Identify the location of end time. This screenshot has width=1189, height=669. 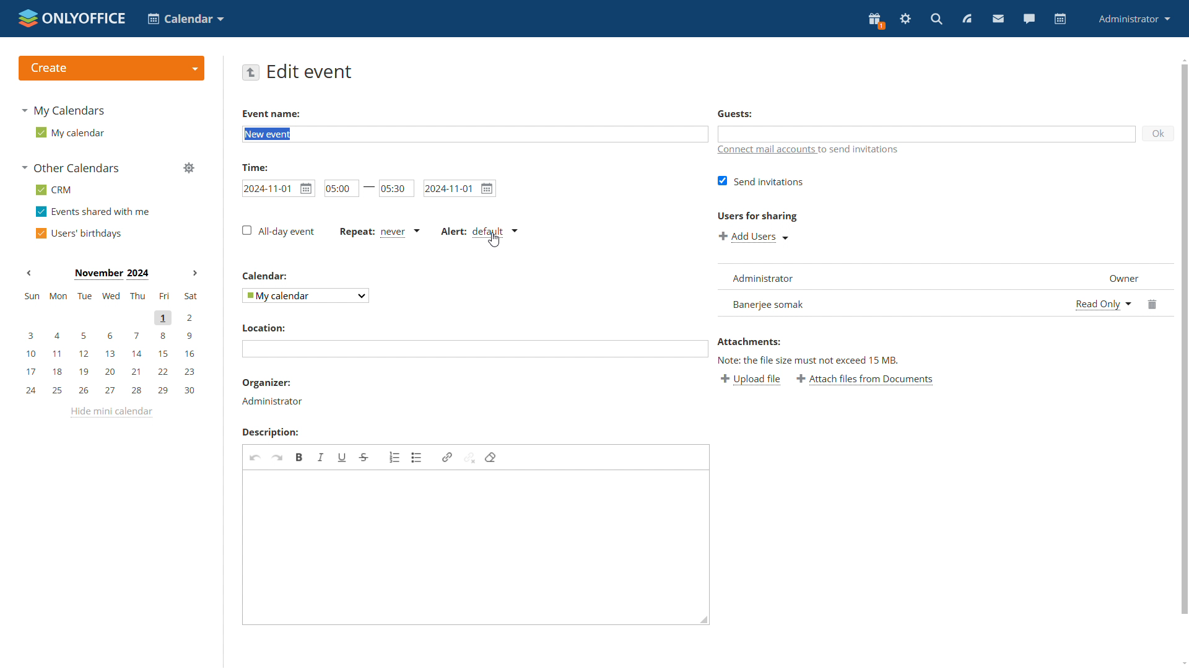
(398, 188).